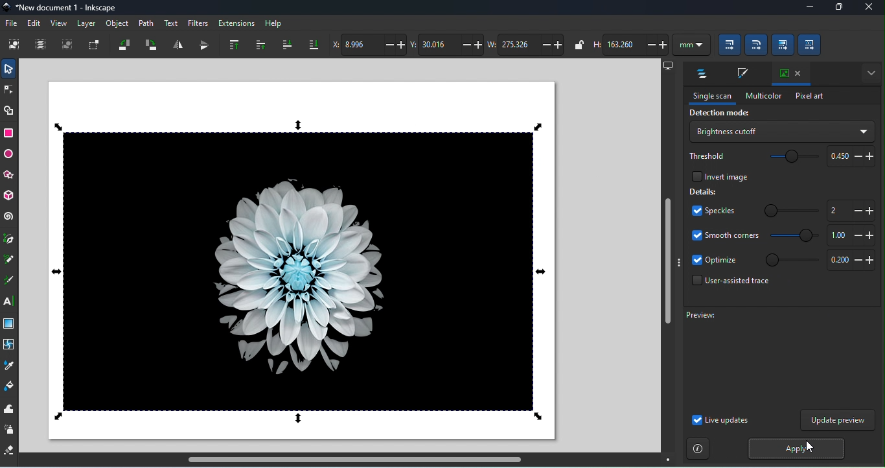 The image size is (885, 468). Describe the element at coordinates (10, 240) in the screenshot. I see `Pen tool` at that location.